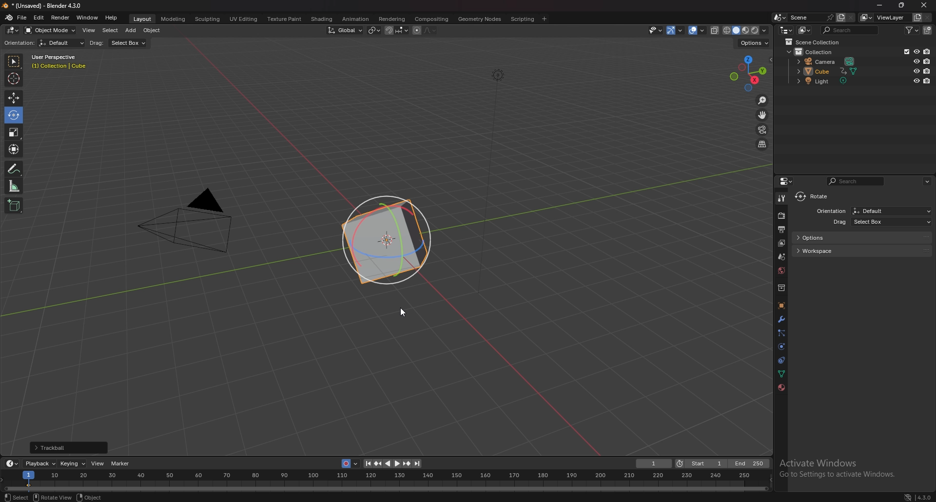  Describe the element at coordinates (786, 30) in the screenshot. I see `editor type` at that location.